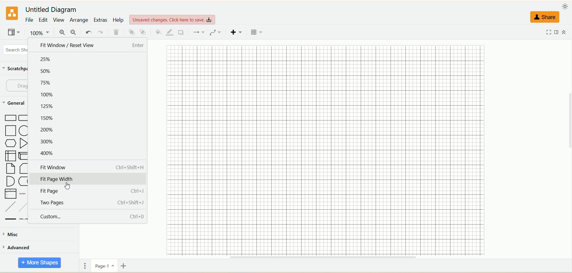 This screenshot has width=572, height=273. What do you see at coordinates (17, 50) in the screenshot?
I see `Search She` at bounding box center [17, 50].